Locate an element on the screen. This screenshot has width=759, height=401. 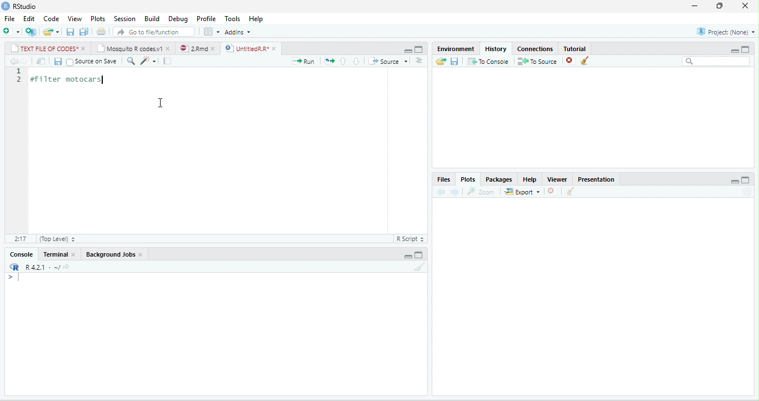
Connections is located at coordinates (535, 49).